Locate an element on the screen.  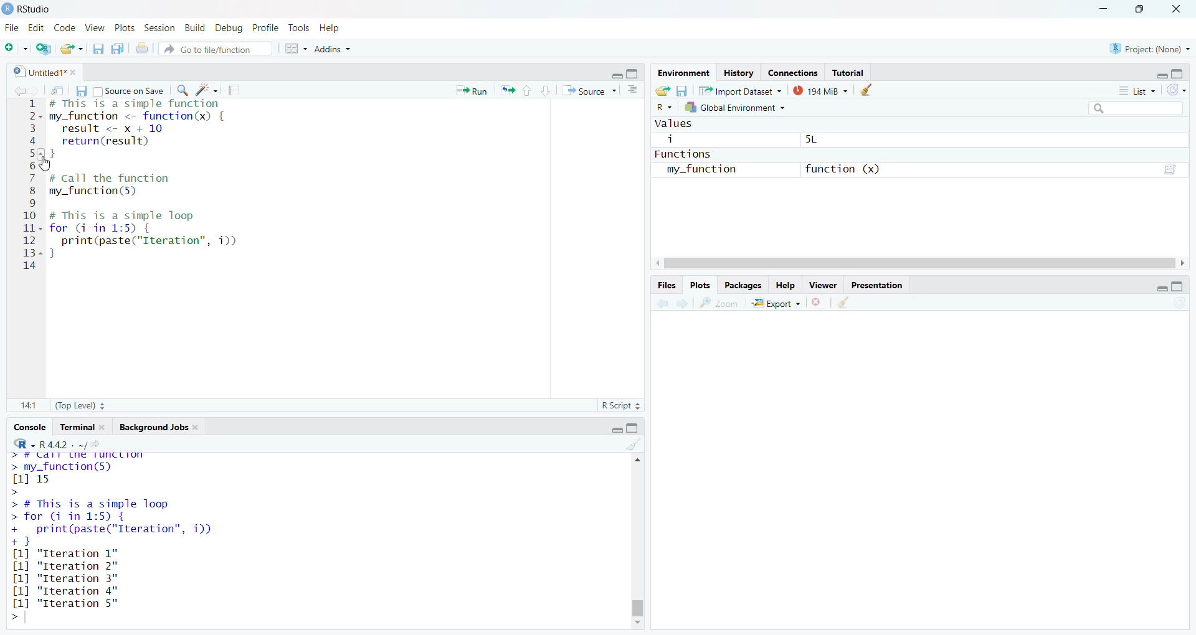
5L is located at coordinates (820, 141).